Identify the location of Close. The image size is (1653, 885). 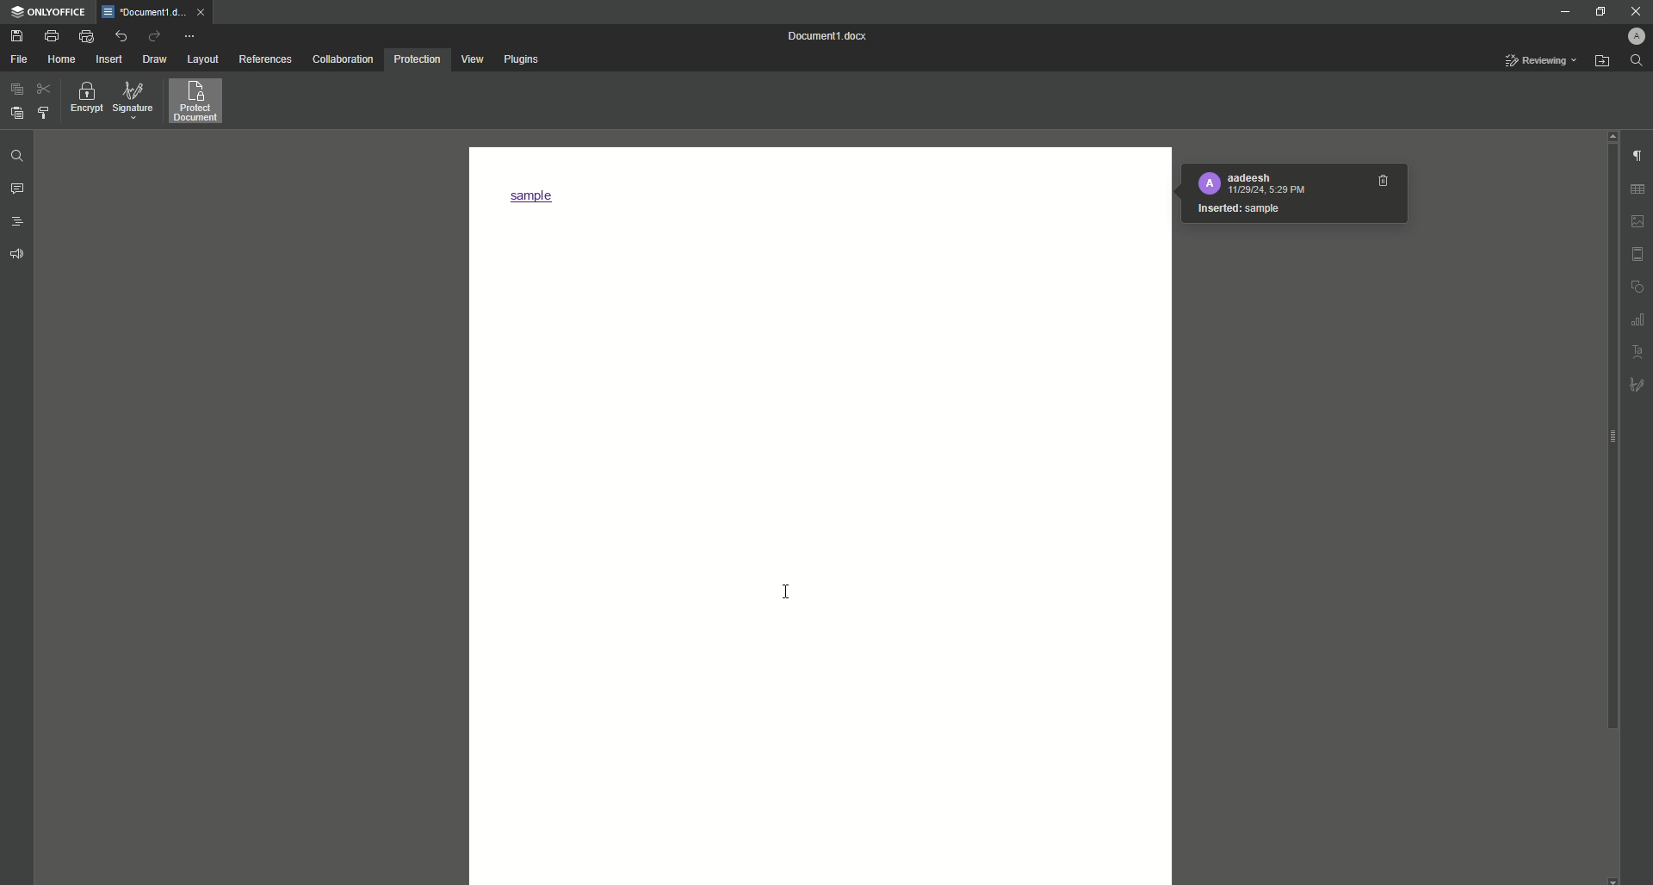
(1633, 11).